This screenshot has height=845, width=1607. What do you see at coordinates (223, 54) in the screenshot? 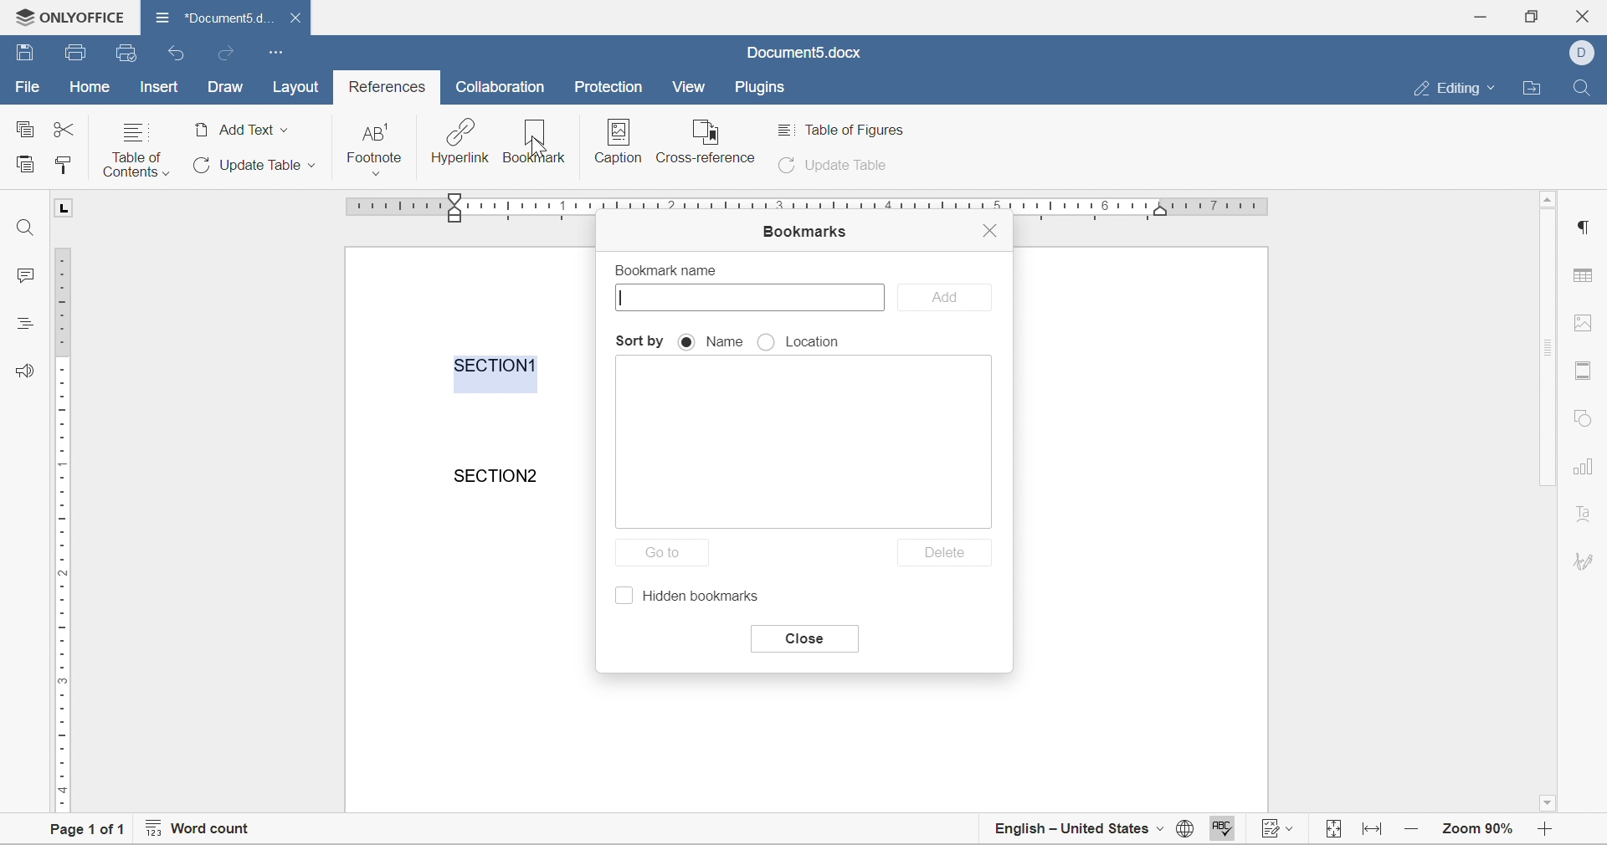
I see `redo` at bounding box center [223, 54].